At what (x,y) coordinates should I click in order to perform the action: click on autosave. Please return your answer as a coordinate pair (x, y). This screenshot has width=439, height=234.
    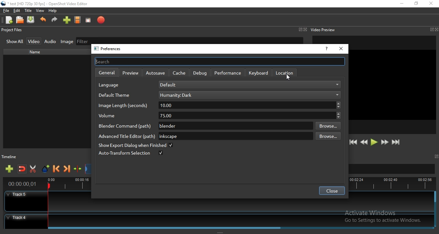
    Looking at the image, I should click on (157, 73).